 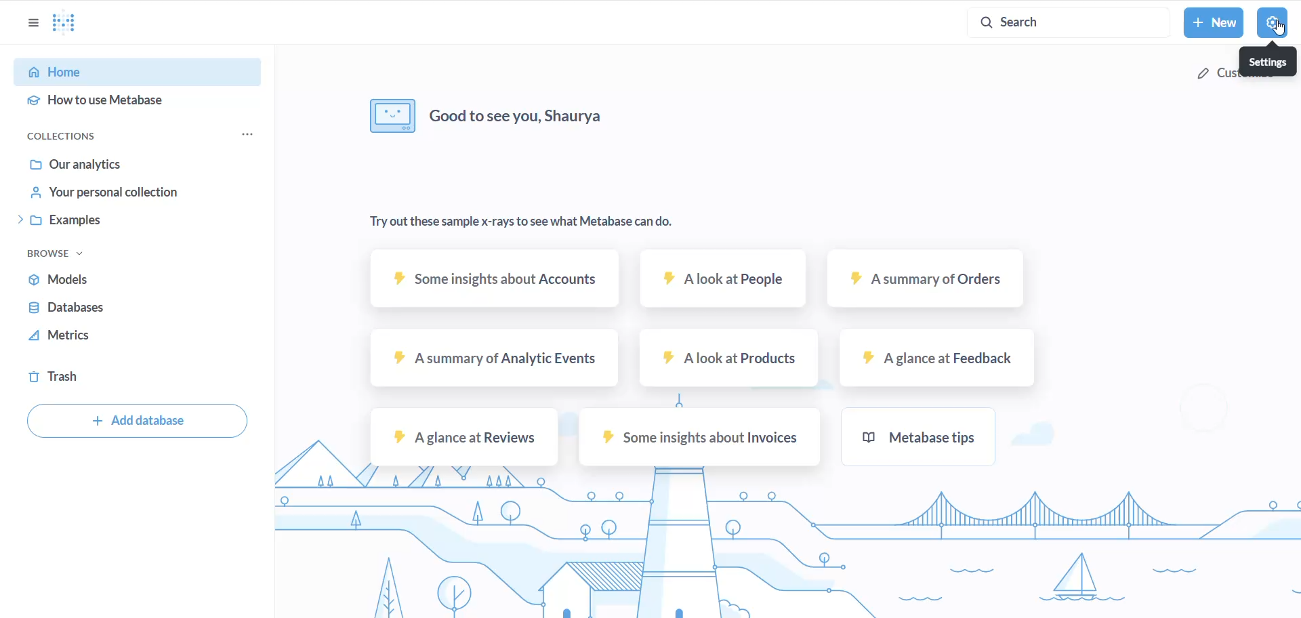 I want to click on metabase tips sample, so click(x=921, y=437).